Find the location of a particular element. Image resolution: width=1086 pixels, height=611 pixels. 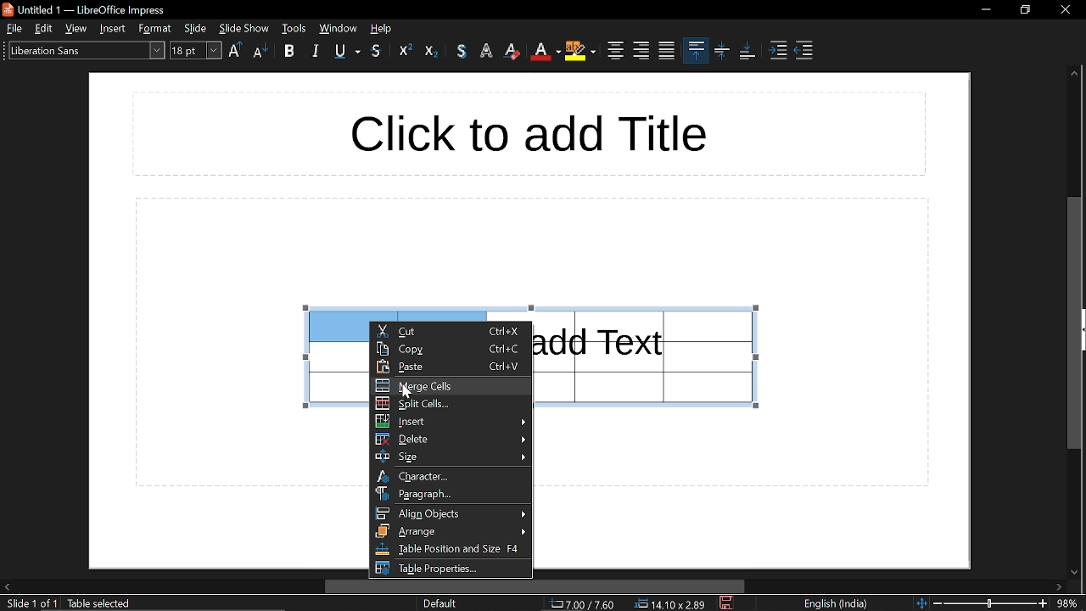

Table is located at coordinates (651, 356).